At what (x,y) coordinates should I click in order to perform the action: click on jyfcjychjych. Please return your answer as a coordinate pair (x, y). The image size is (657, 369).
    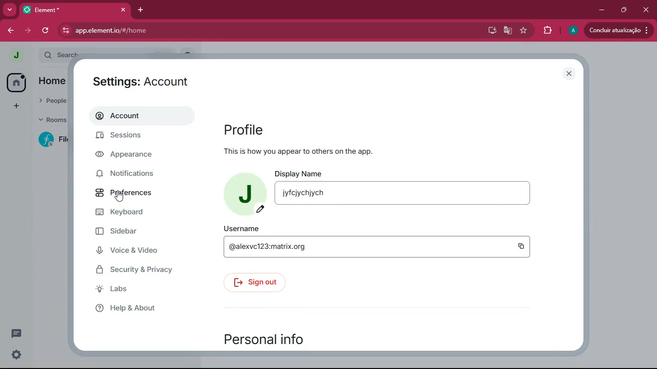
    Looking at the image, I should click on (403, 193).